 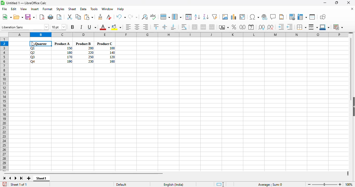 What do you see at coordinates (173, 184) in the screenshot?
I see `English (India)` at bounding box center [173, 184].